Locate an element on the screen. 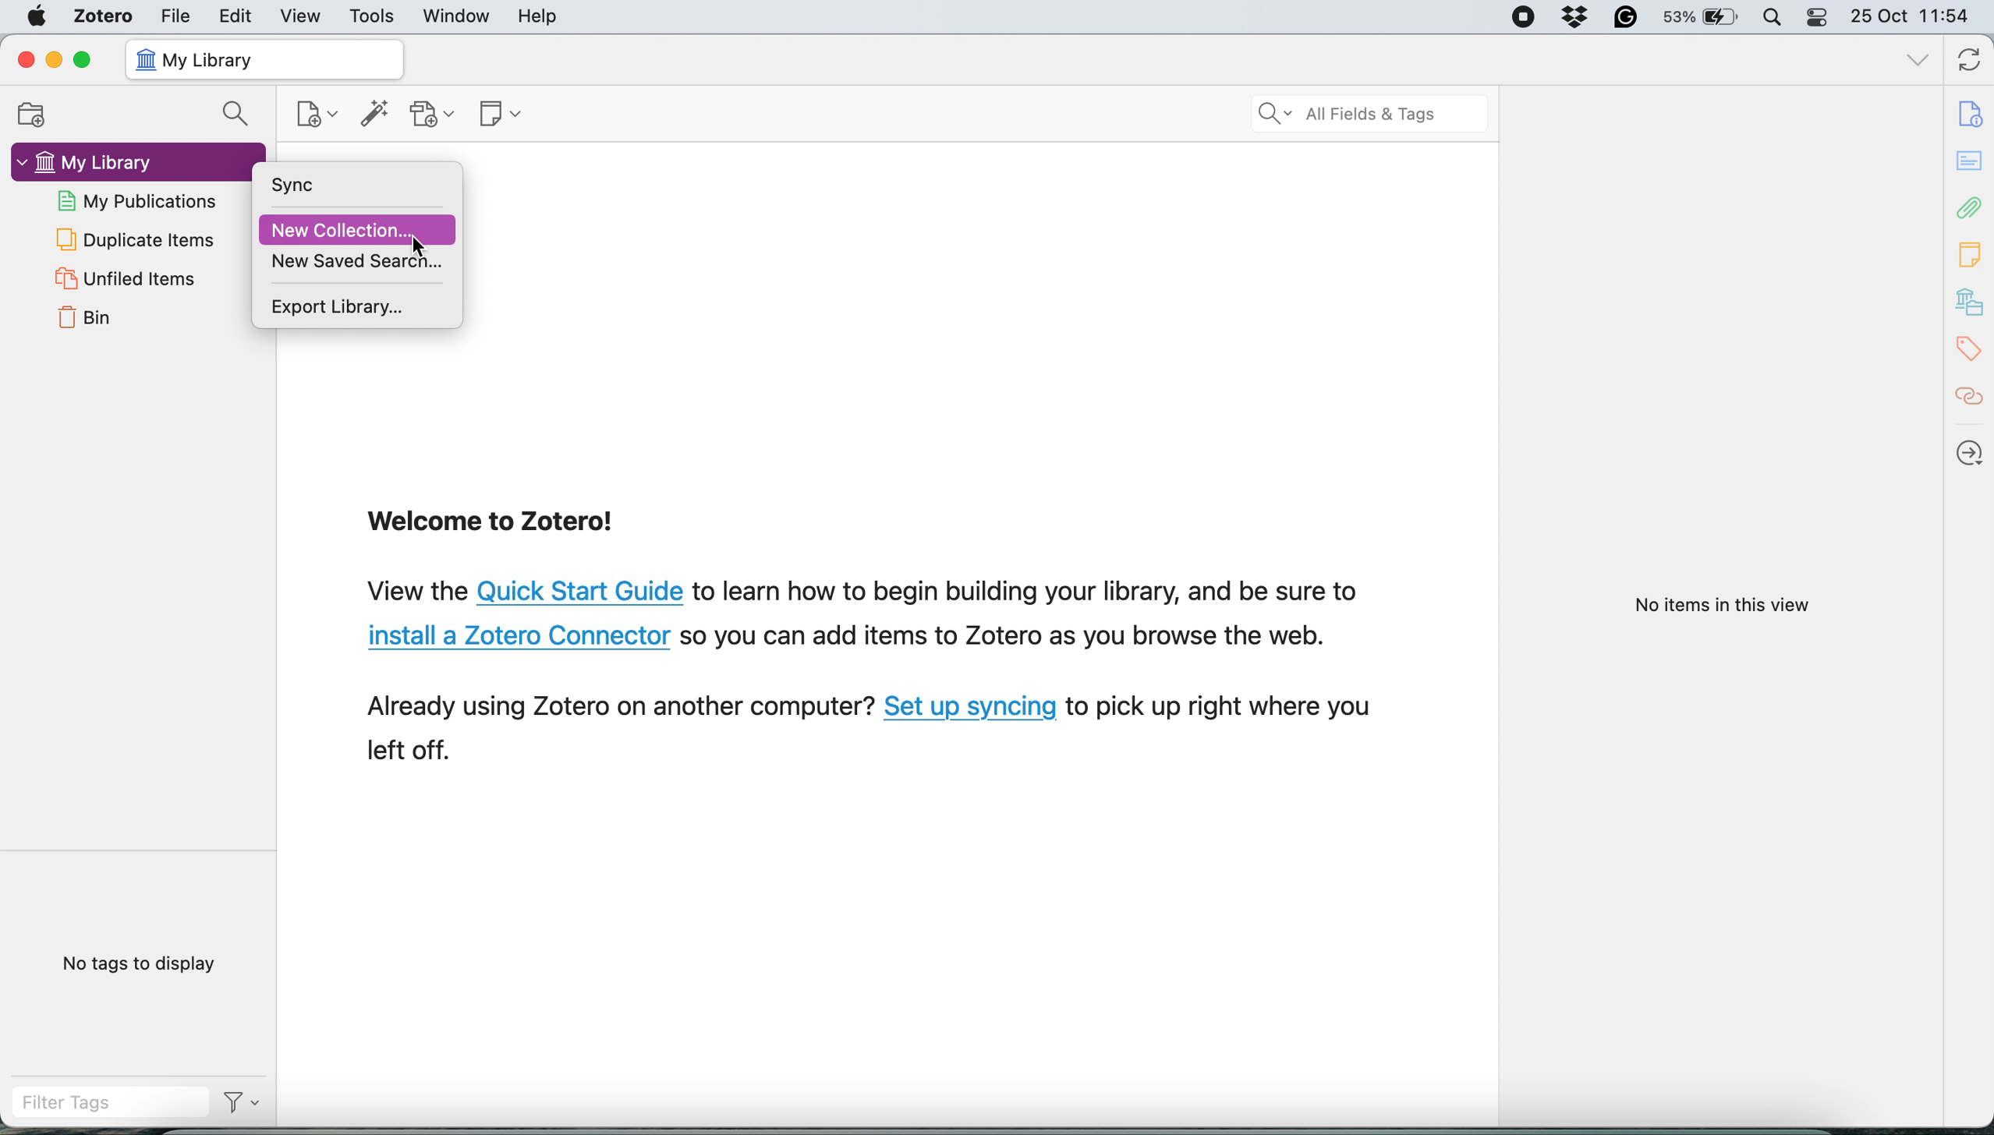 Image resolution: width=1994 pixels, height=1135 pixels. new item is located at coordinates (313, 112).